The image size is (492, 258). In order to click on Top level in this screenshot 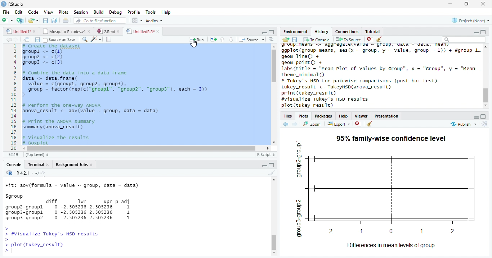, I will do `click(38, 155)`.